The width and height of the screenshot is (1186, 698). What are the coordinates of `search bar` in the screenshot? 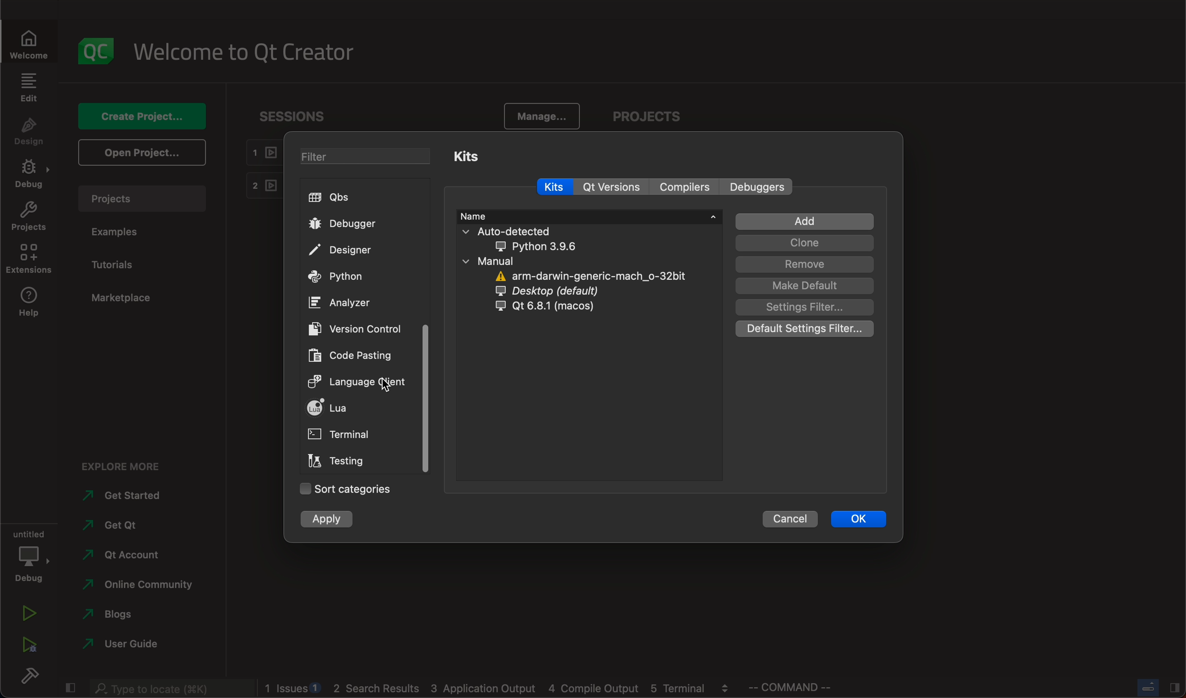 It's located at (168, 689).